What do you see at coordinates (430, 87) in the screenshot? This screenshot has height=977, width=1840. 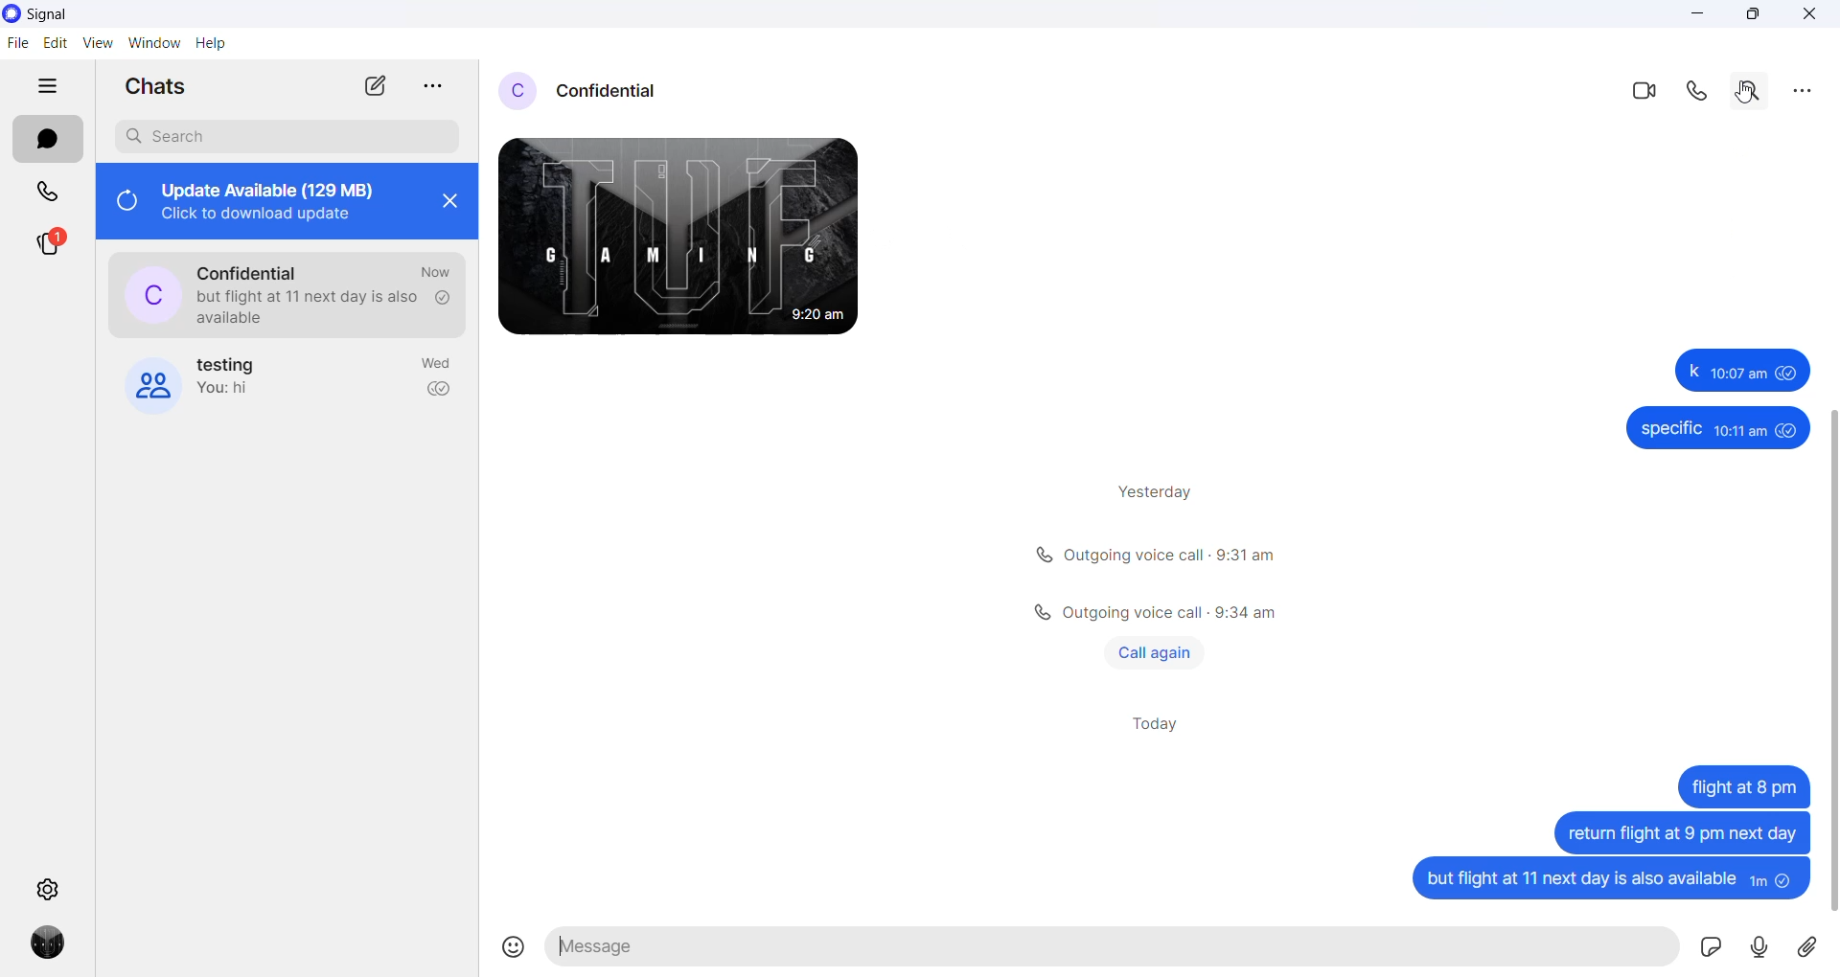 I see `close tab` at bounding box center [430, 87].